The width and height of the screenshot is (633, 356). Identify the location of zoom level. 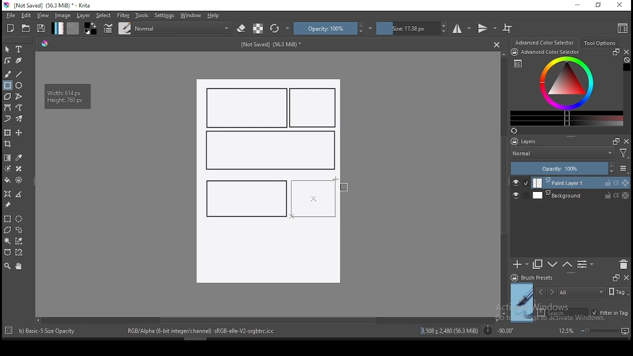
(593, 330).